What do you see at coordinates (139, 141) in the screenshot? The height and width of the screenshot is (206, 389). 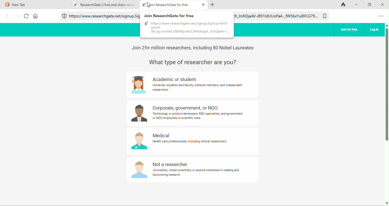 I see `Profile pic` at bounding box center [139, 141].